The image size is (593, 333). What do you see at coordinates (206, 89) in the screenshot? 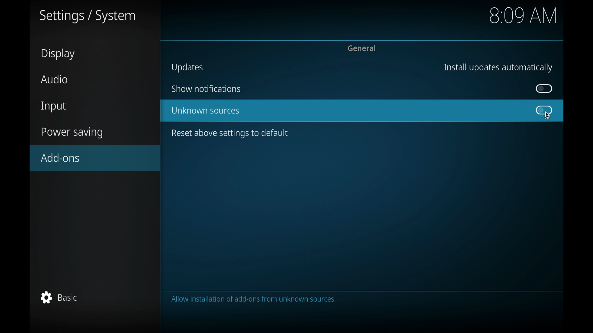
I see `show notifications` at bounding box center [206, 89].